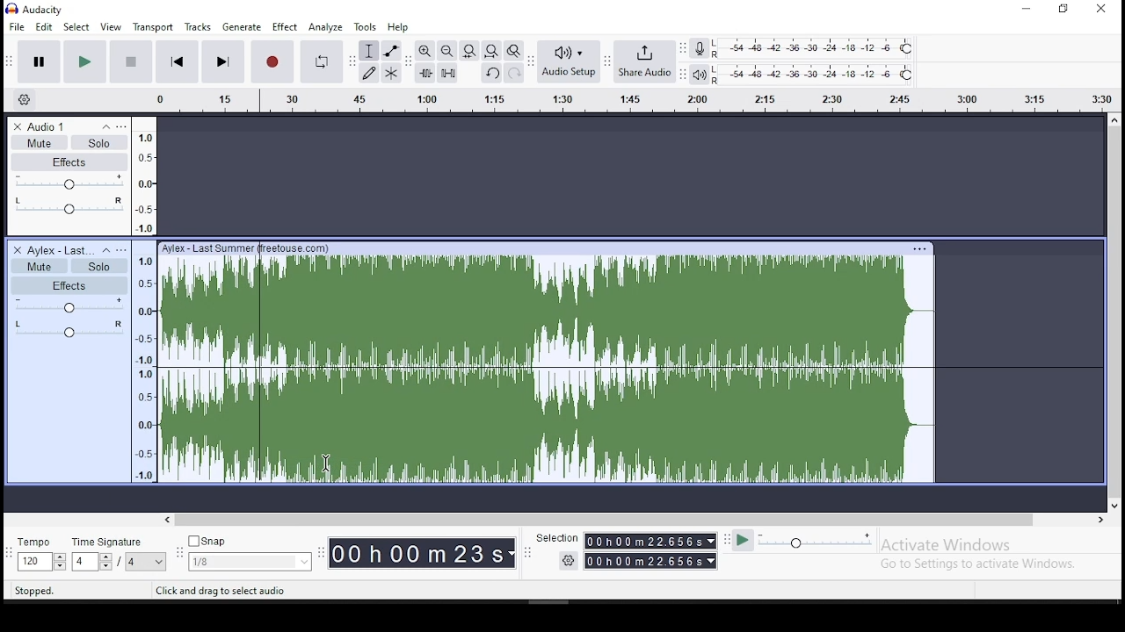 The image size is (1125, 632). What do you see at coordinates (99, 141) in the screenshot?
I see `solo` at bounding box center [99, 141].